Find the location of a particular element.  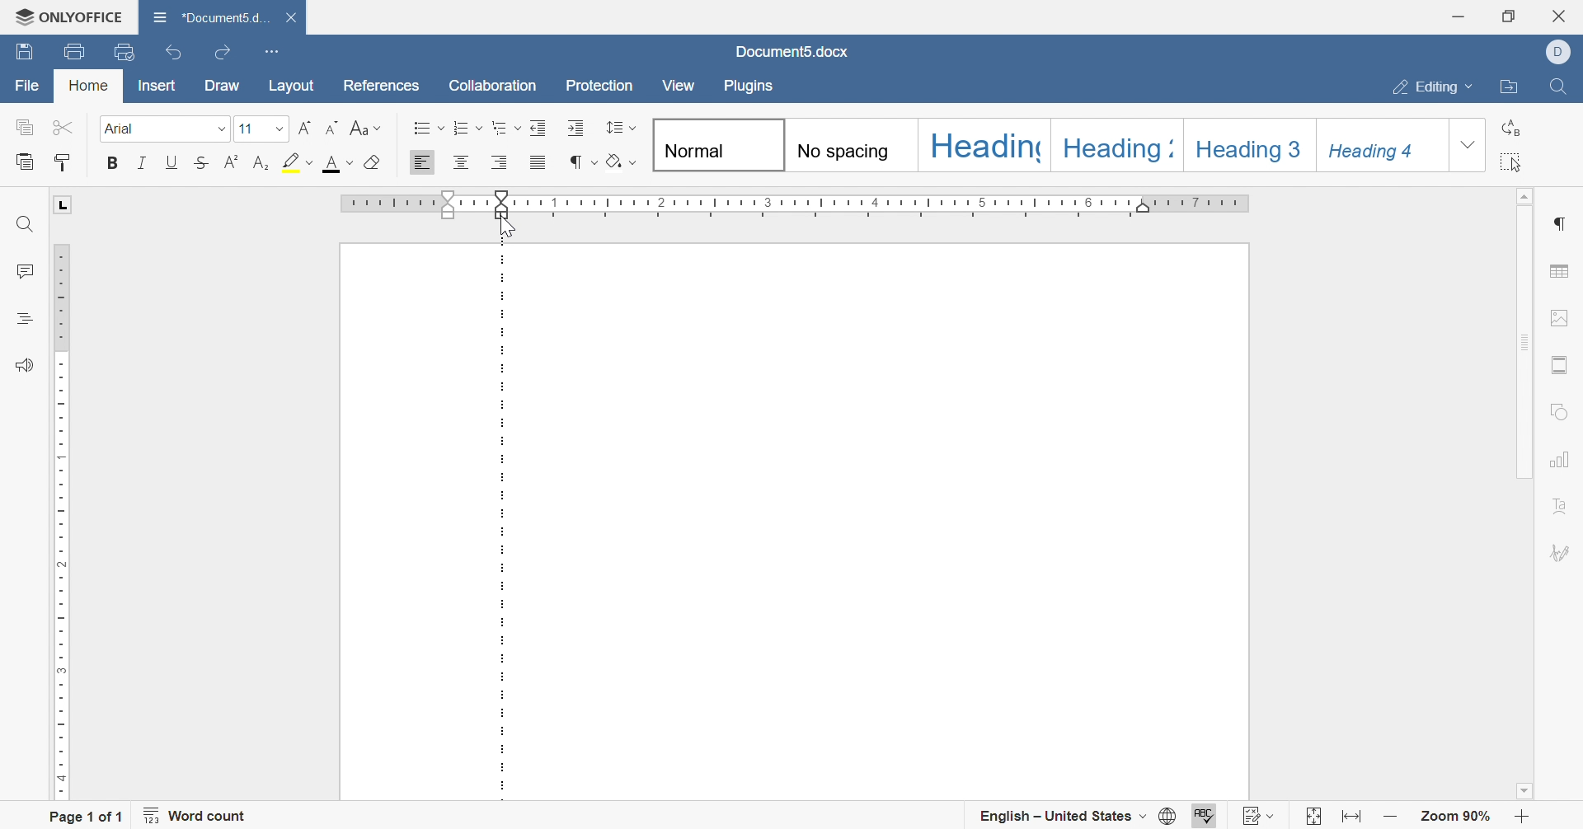

layout is located at coordinates (294, 85).